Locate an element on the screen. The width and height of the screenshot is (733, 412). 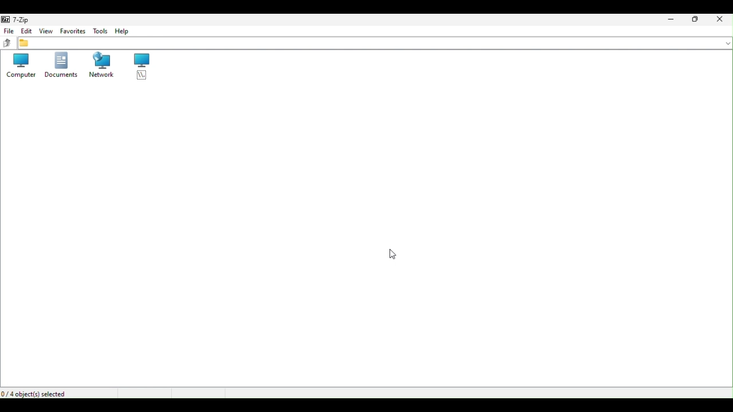
Computer is located at coordinates (17, 66).